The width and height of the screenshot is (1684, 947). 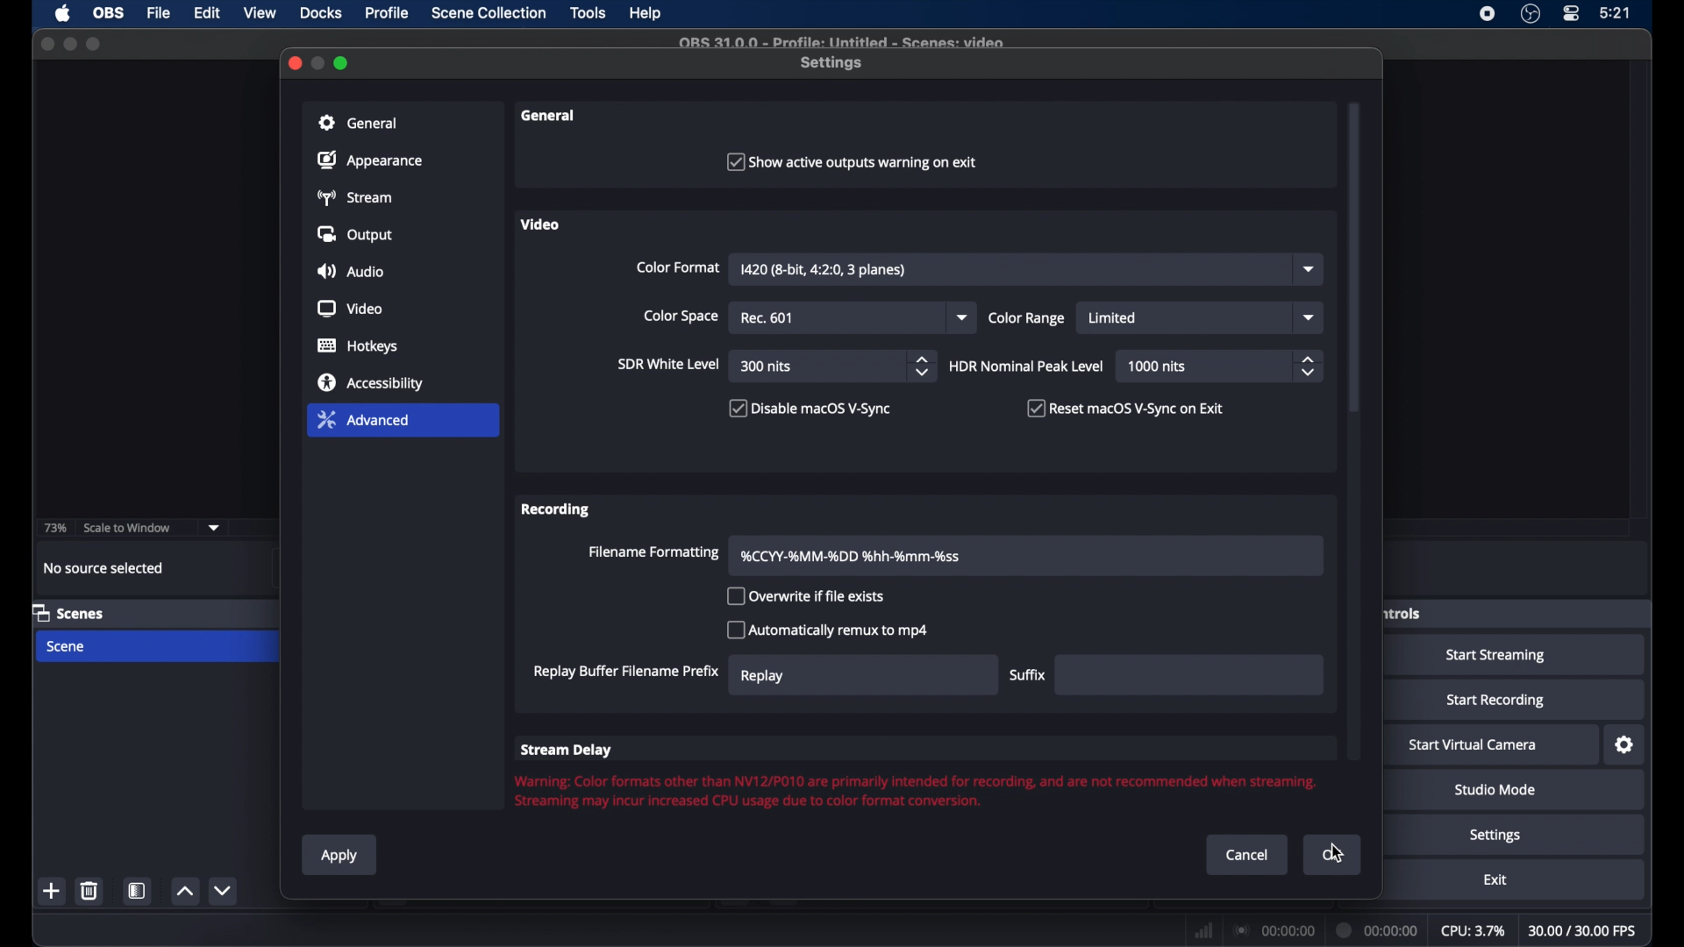 What do you see at coordinates (1496, 792) in the screenshot?
I see `studio mode` at bounding box center [1496, 792].